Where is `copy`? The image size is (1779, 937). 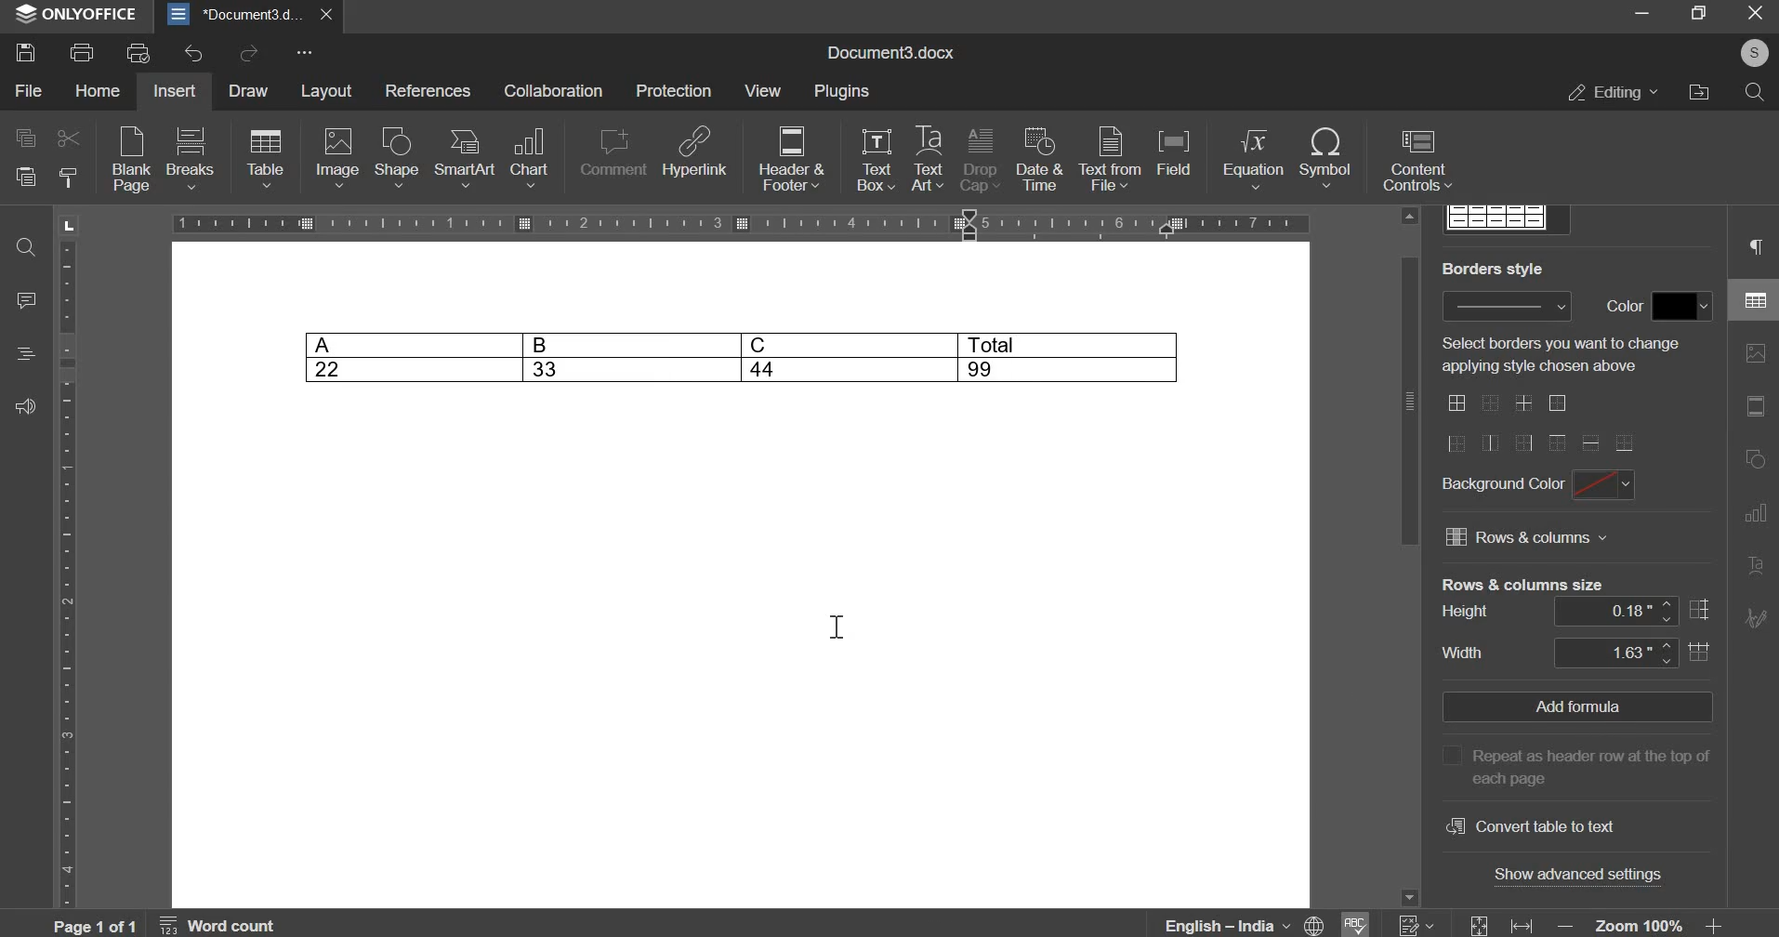 copy is located at coordinates (22, 140).